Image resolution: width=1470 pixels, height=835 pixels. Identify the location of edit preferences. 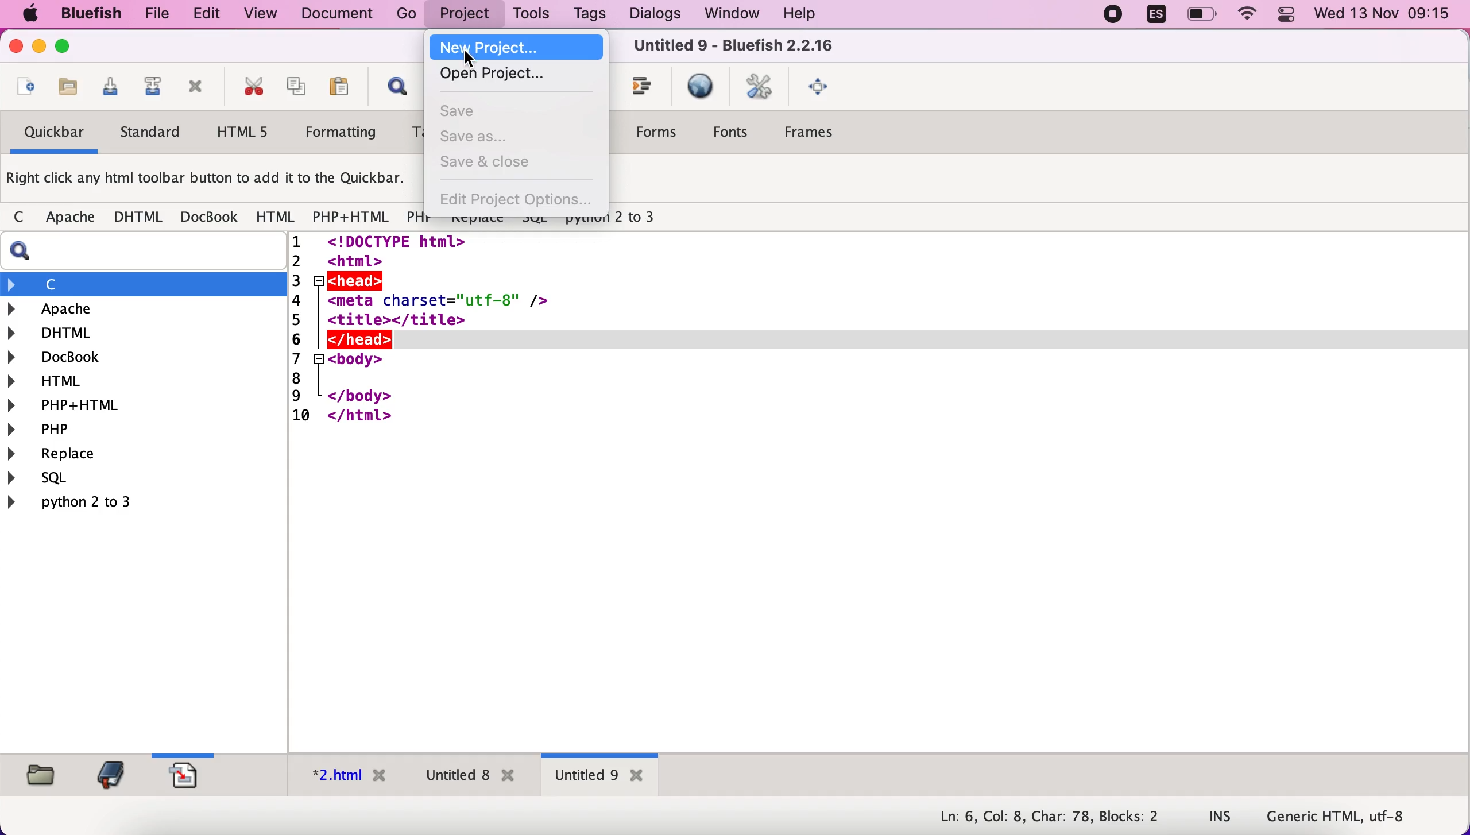
(761, 88).